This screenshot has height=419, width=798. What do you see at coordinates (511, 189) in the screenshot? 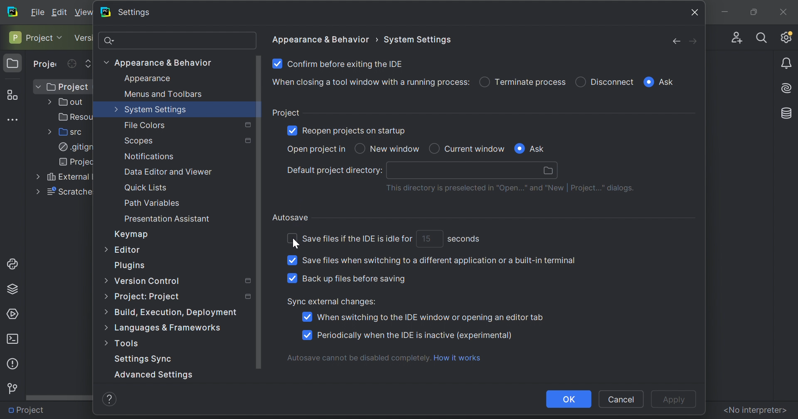
I see `This directory is preselected in "Open" and "New | project..." dialogs.` at bounding box center [511, 189].